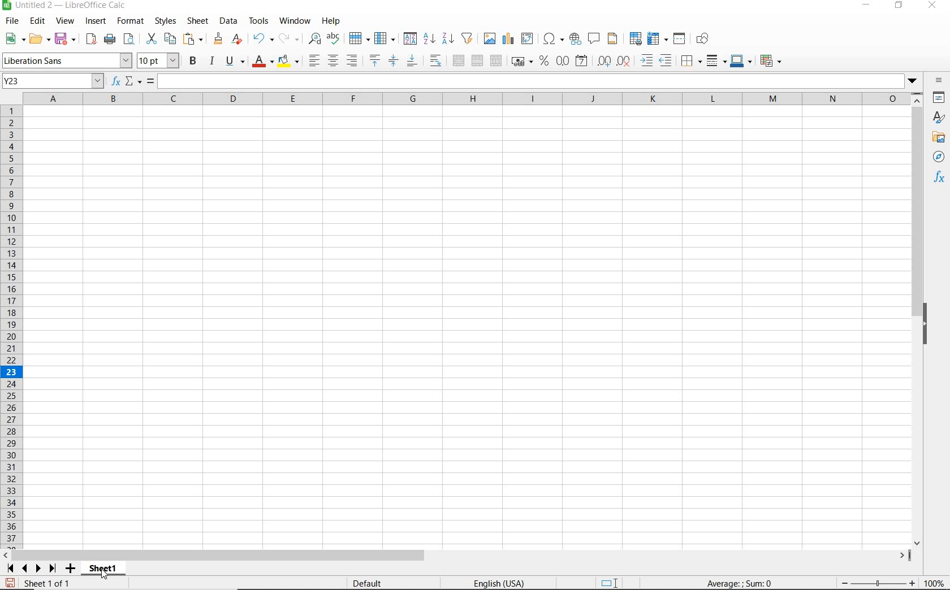 This screenshot has height=590, width=950. I want to click on FORMAT, so click(129, 20).